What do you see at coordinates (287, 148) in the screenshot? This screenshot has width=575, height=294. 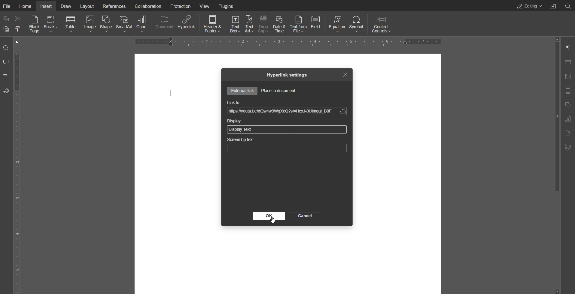 I see `ScreenTip text bar` at bounding box center [287, 148].